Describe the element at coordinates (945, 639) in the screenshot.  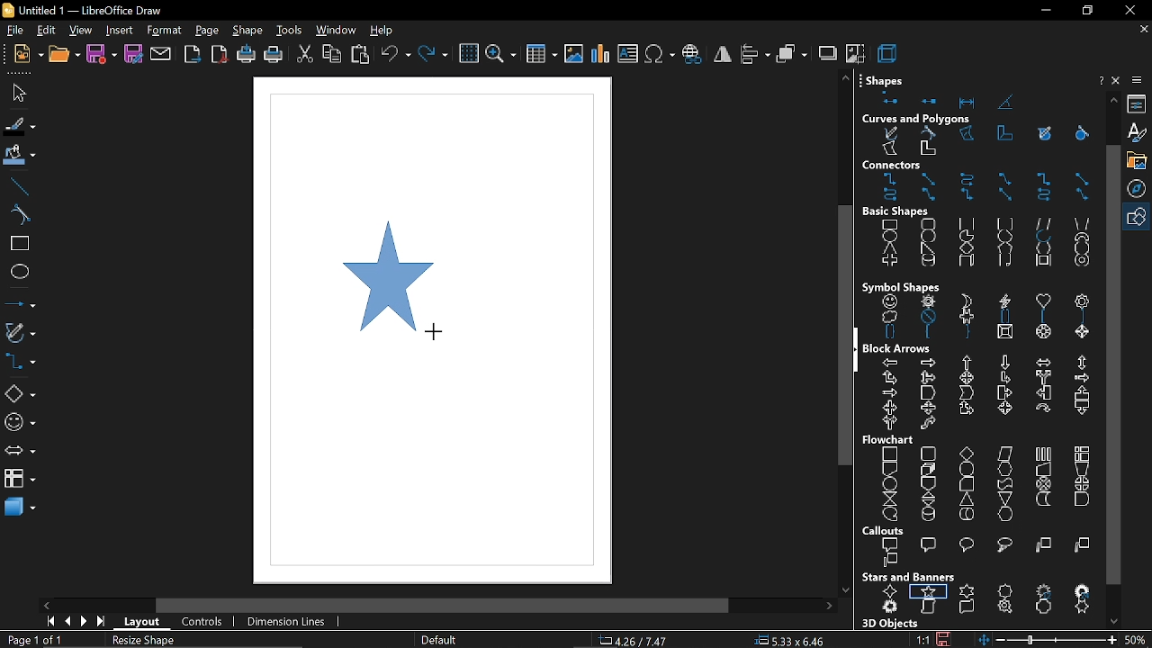
I see `save` at that location.